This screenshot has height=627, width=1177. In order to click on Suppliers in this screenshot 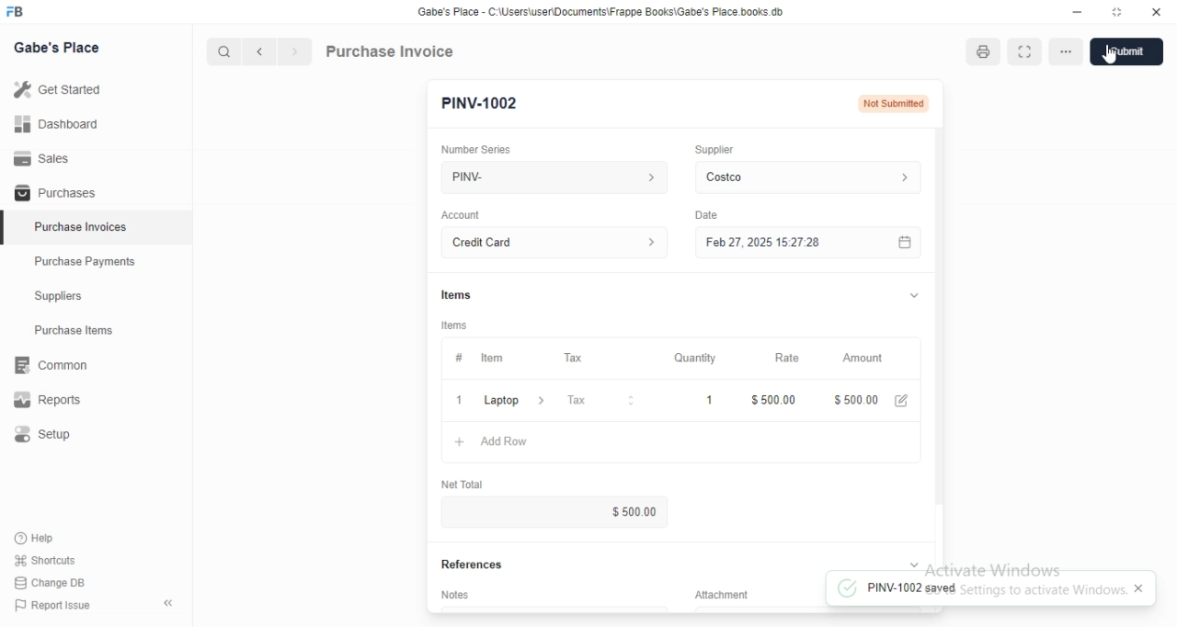, I will do `click(96, 295)`.